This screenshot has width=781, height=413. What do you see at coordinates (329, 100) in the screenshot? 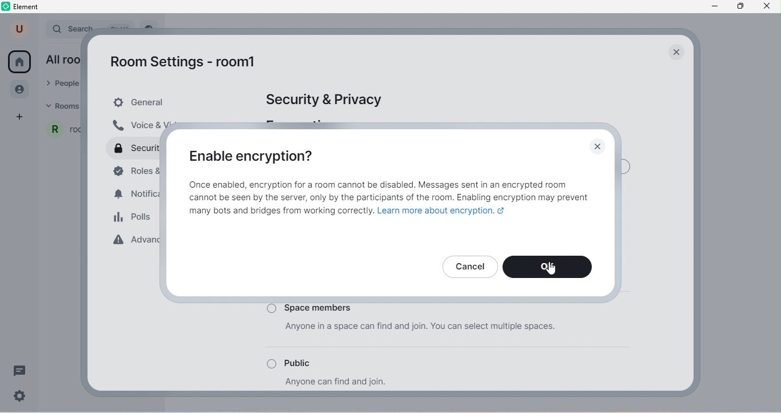
I see `Security & Privacy` at bounding box center [329, 100].